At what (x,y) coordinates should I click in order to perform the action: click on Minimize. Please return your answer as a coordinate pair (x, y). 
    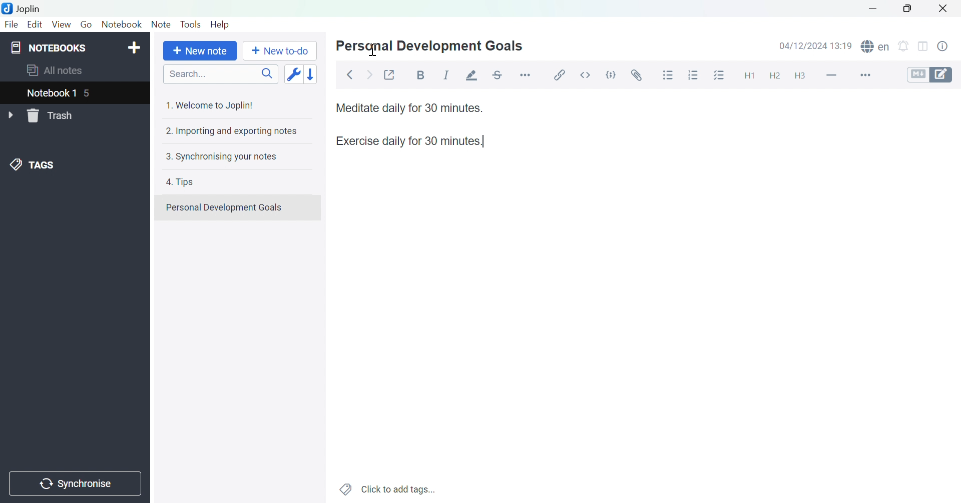
    Looking at the image, I should click on (871, 8).